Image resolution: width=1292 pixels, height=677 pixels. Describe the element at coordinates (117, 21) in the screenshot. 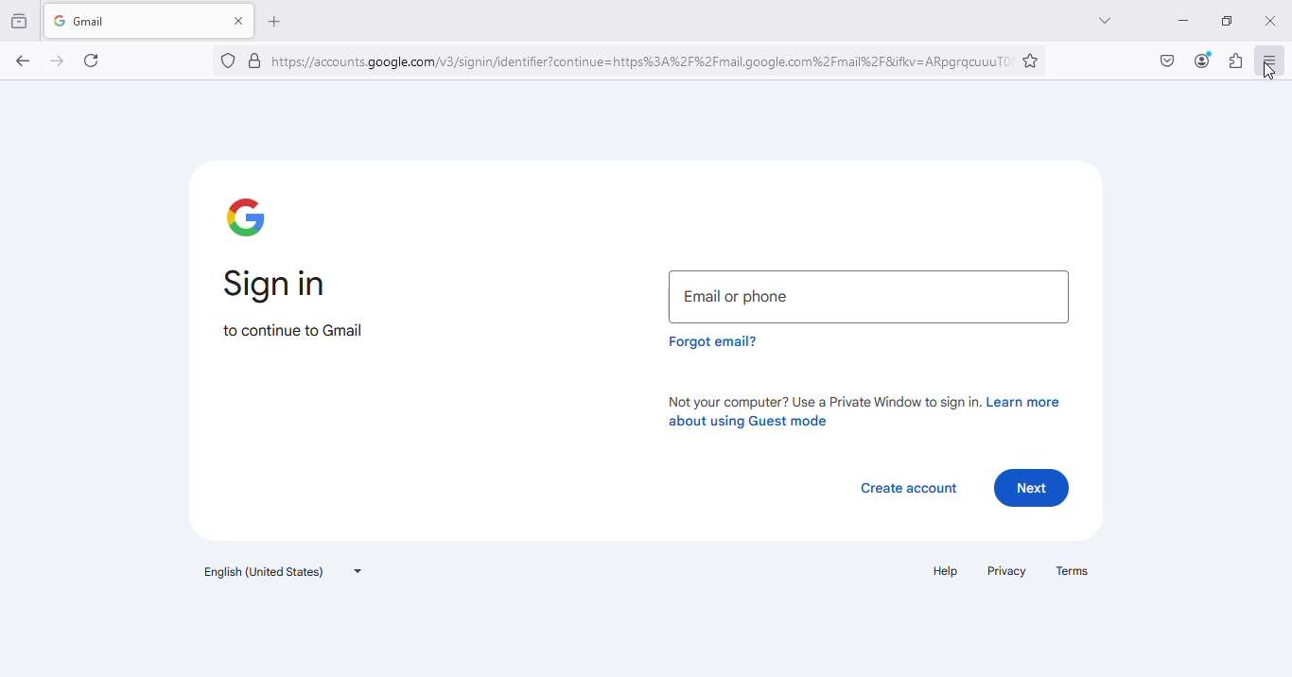

I see `gmail` at that location.